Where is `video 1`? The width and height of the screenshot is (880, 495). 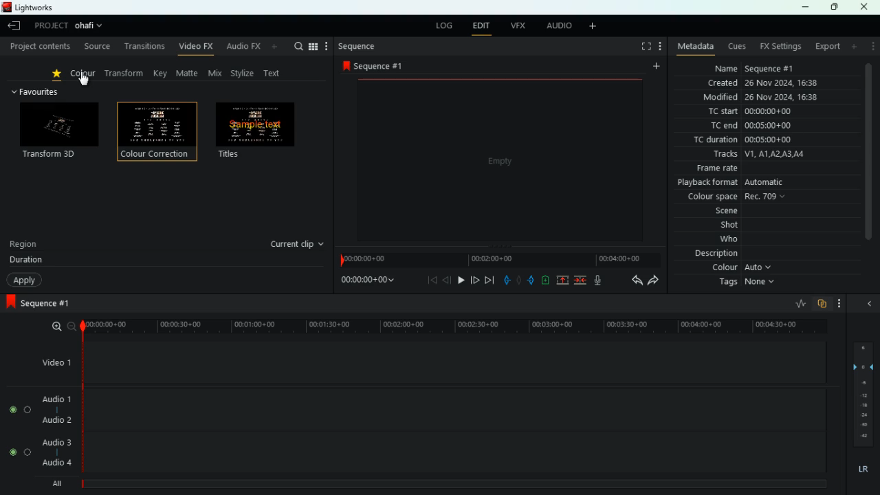
video 1 is located at coordinates (54, 362).